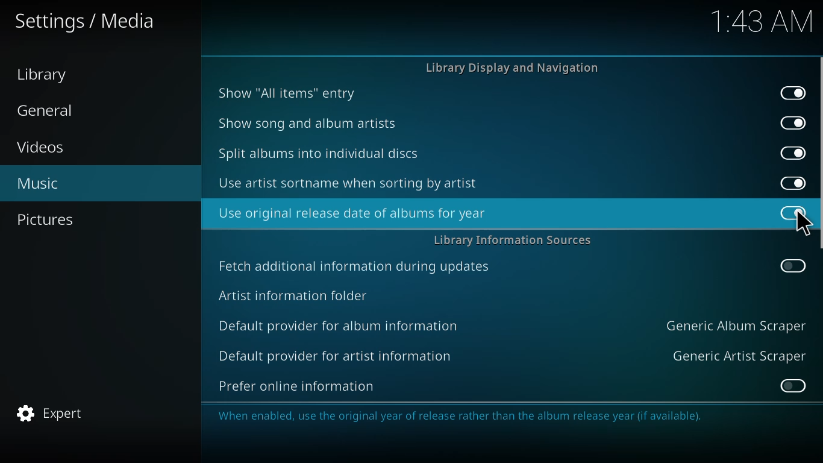 This screenshot has width=823, height=463. What do you see at coordinates (37, 184) in the screenshot?
I see `music` at bounding box center [37, 184].